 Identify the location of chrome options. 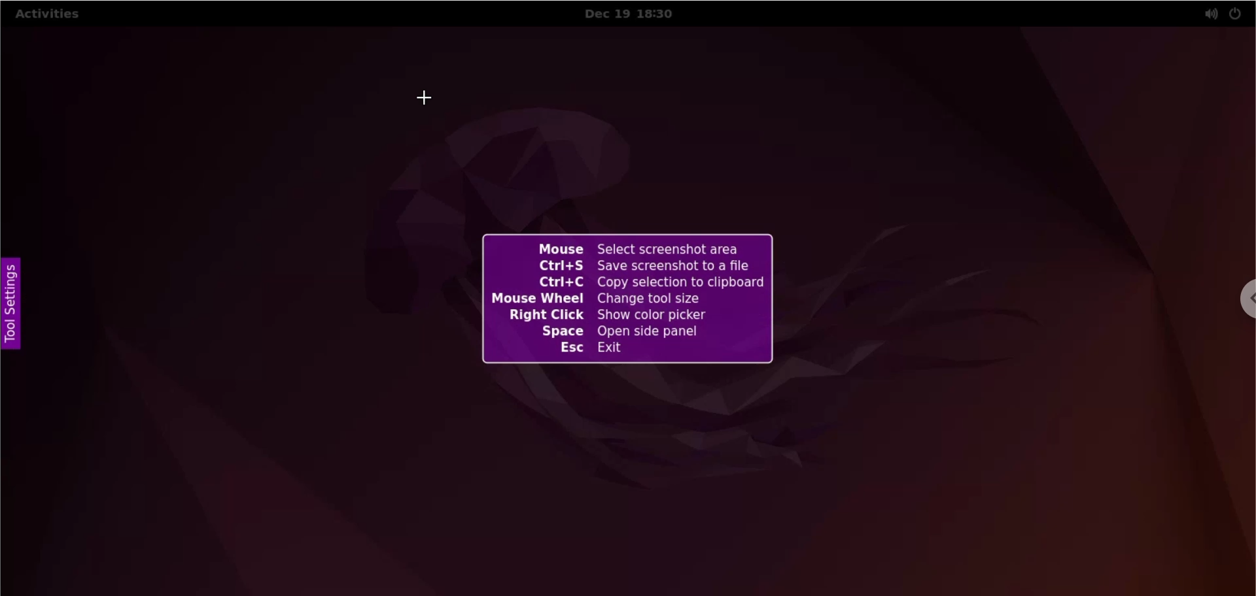
(1243, 299).